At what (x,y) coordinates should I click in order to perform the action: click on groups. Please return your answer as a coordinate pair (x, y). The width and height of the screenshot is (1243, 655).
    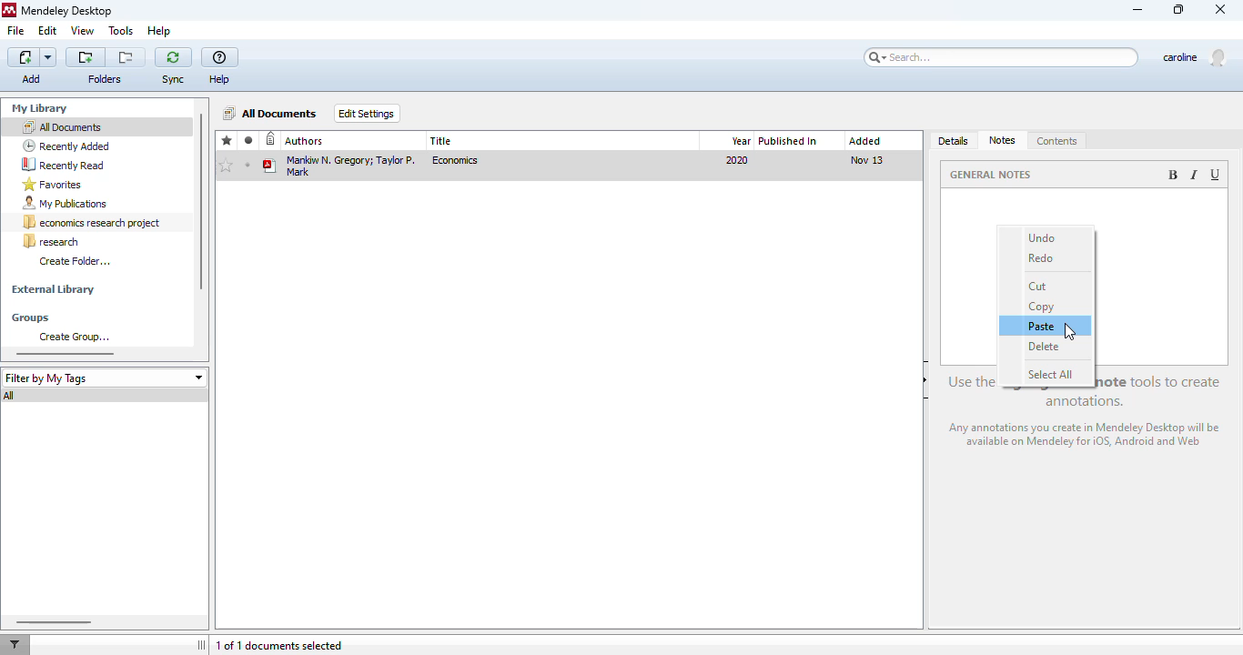
    Looking at the image, I should click on (31, 318).